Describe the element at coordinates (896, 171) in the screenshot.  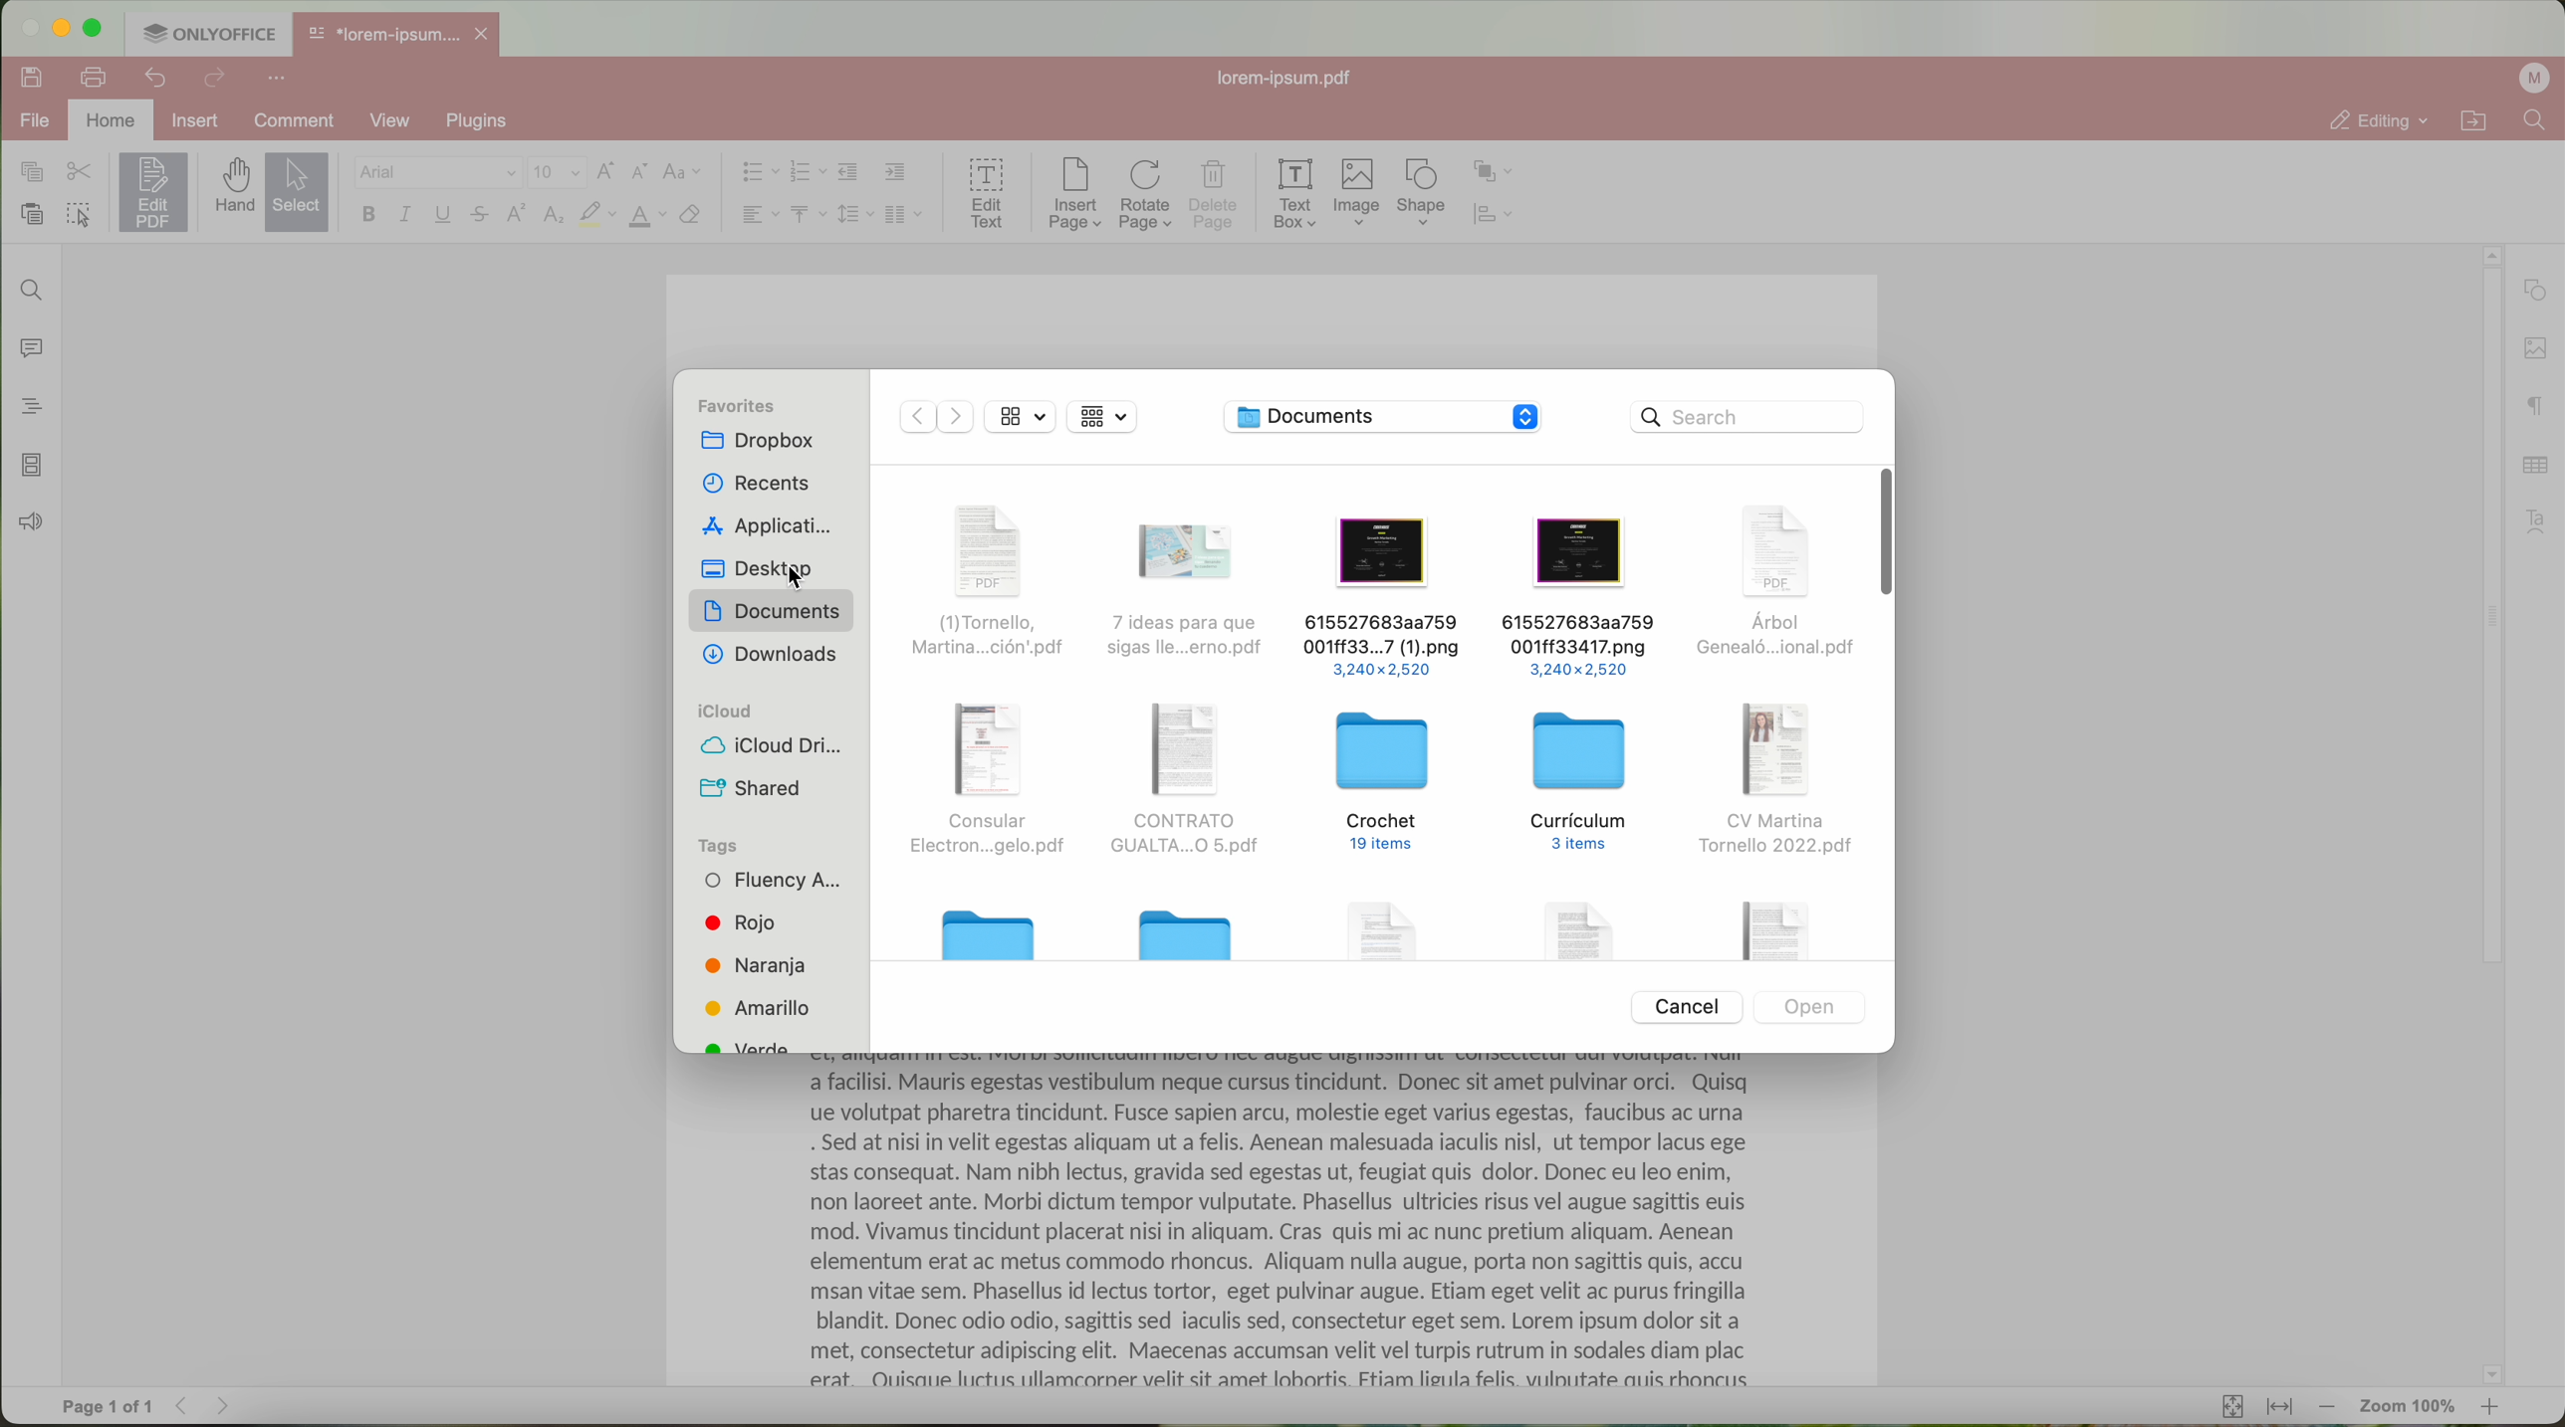
I see `increase indent` at that location.